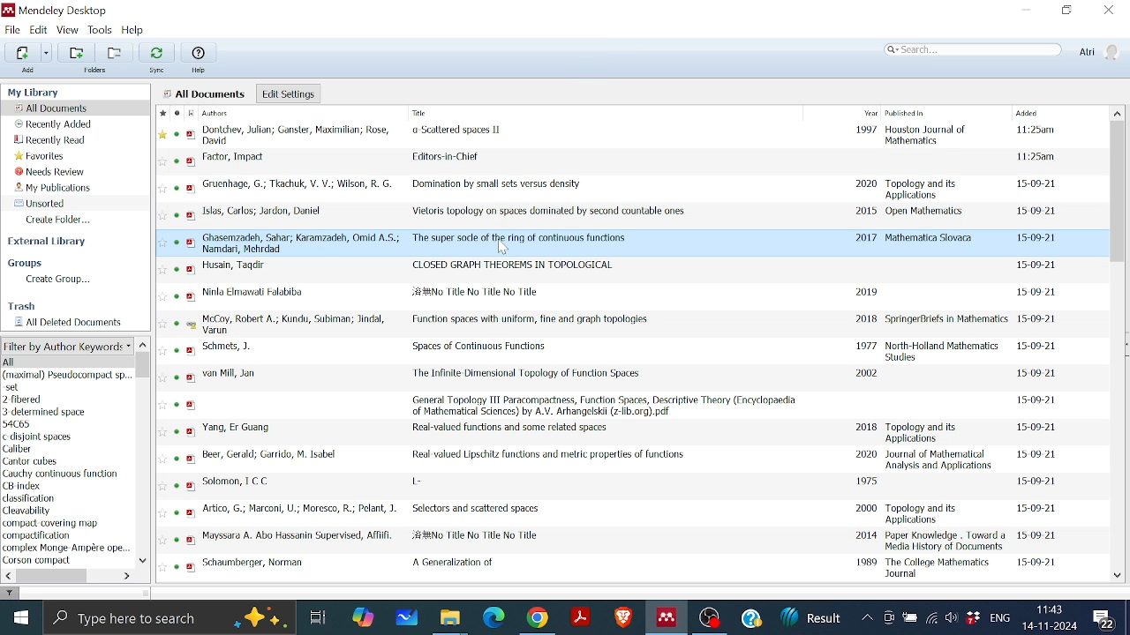 The height and width of the screenshot is (635, 1130). What do you see at coordinates (1106, 10) in the screenshot?
I see `Close window` at bounding box center [1106, 10].